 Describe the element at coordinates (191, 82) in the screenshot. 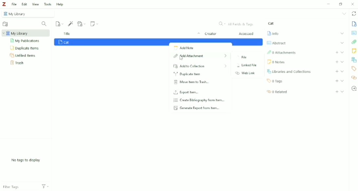

I see `Move Item to Trash` at that location.